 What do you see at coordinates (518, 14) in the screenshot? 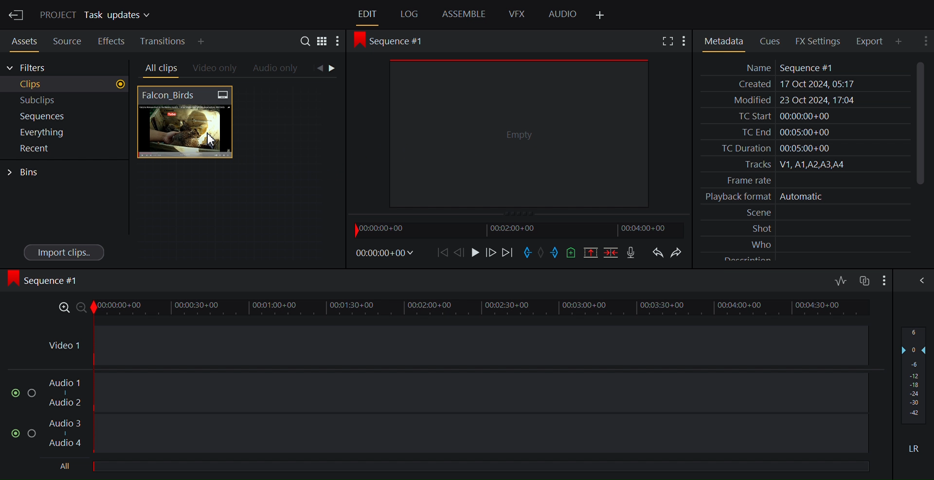
I see `VFX` at bounding box center [518, 14].